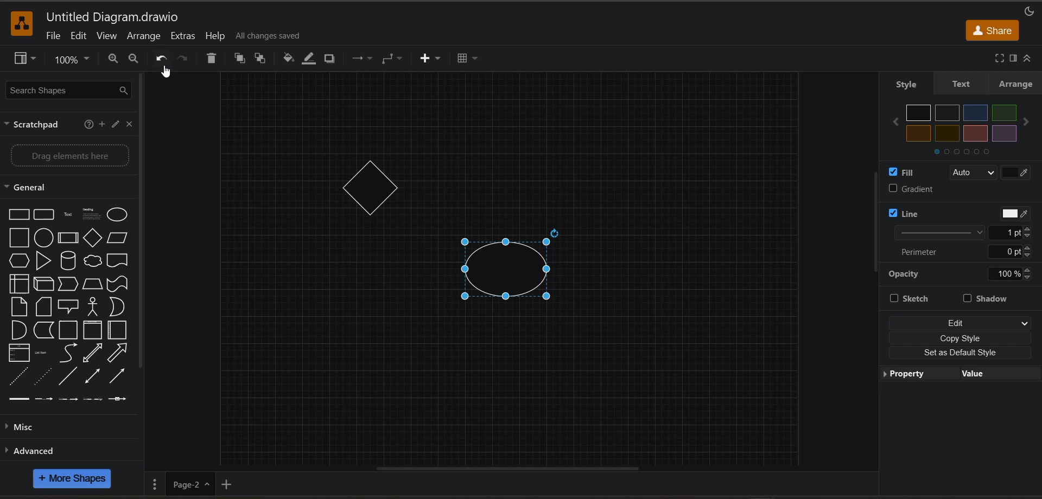  What do you see at coordinates (963, 222) in the screenshot?
I see `line` at bounding box center [963, 222].